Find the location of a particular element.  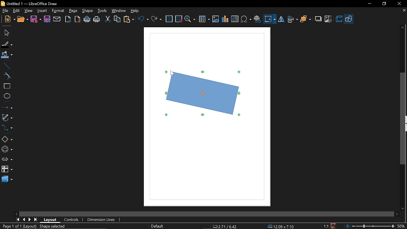

insert text is located at coordinates (235, 19).